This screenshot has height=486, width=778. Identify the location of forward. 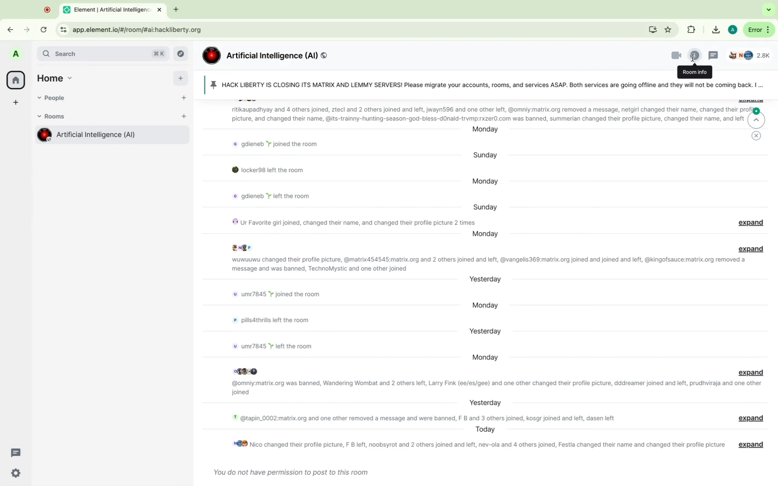
(25, 27).